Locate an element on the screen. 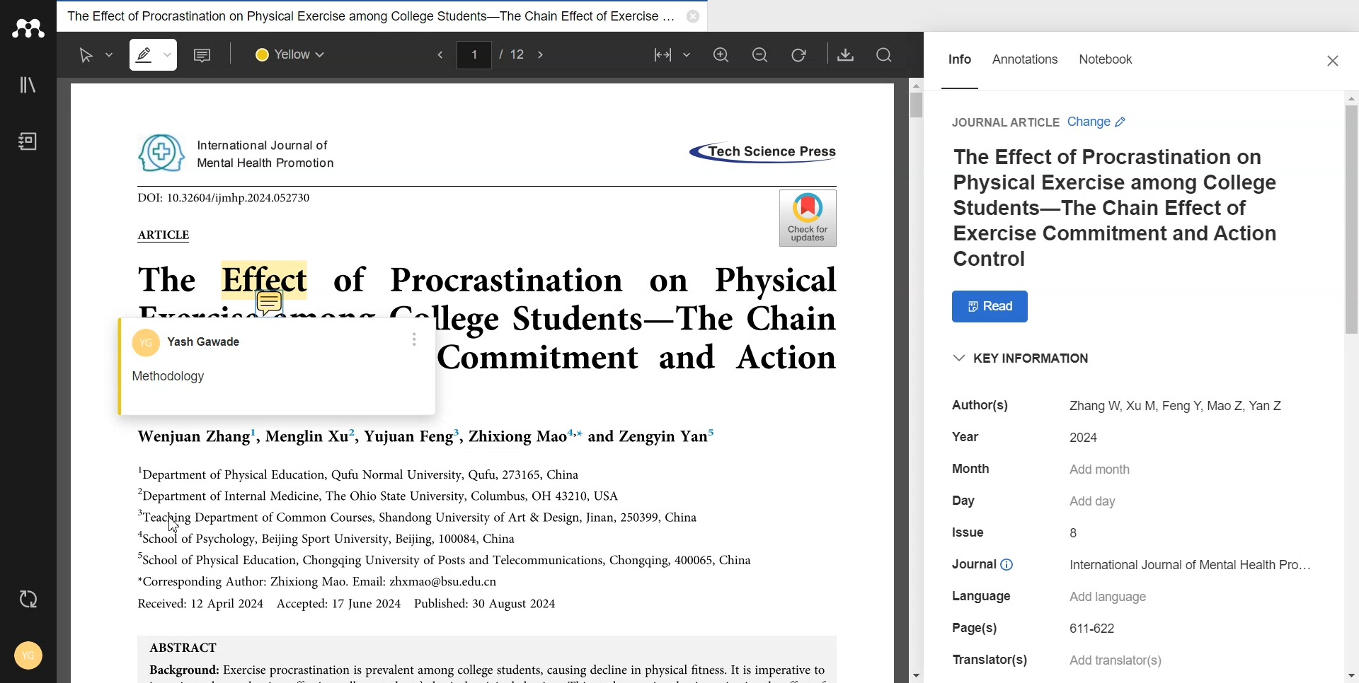  Issue 8 is located at coordinates (1019, 532).